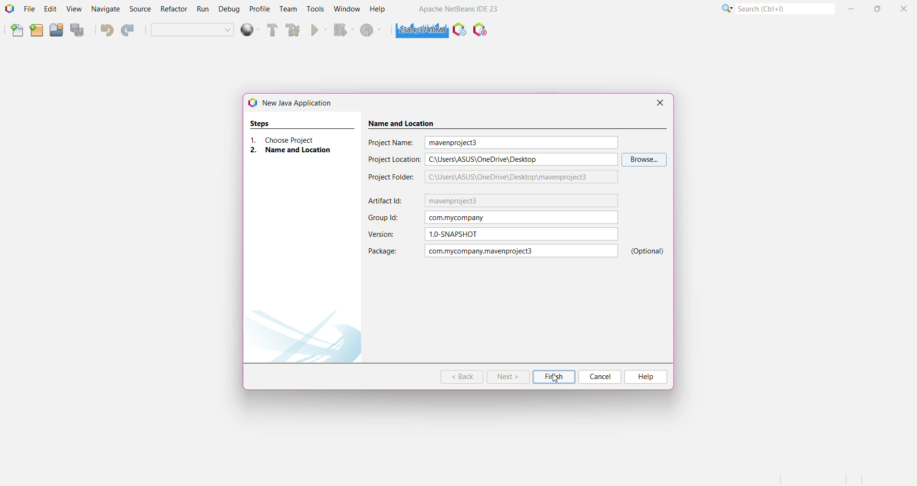 The height and width of the screenshot is (486, 917). What do you see at coordinates (372, 30) in the screenshot?
I see `Profile Project` at bounding box center [372, 30].